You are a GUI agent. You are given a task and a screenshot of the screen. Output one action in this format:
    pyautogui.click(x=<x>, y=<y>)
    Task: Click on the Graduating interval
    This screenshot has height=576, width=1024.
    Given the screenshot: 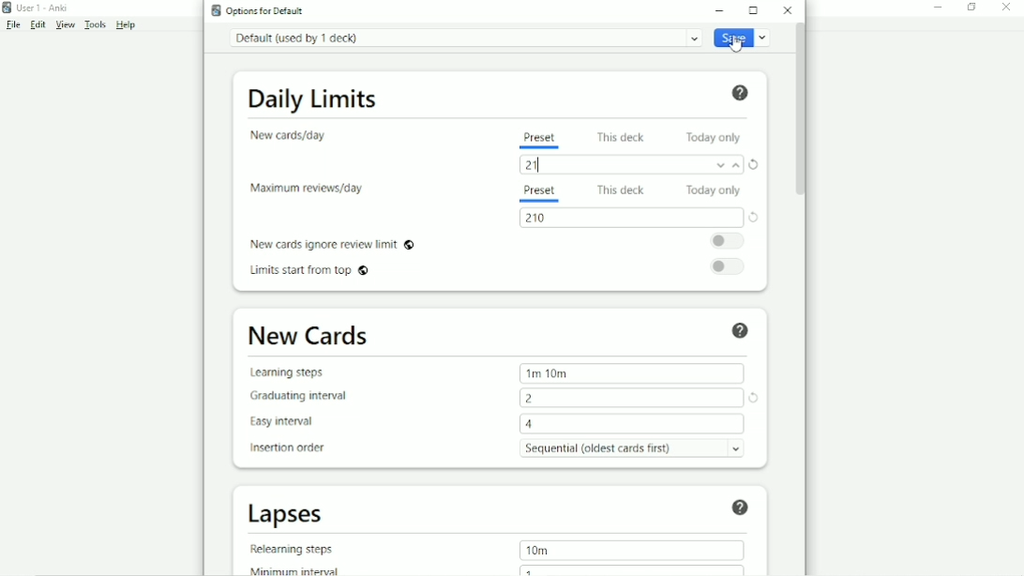 What is the action you would take?
    pyautogui.click(x=300, y=396)
    